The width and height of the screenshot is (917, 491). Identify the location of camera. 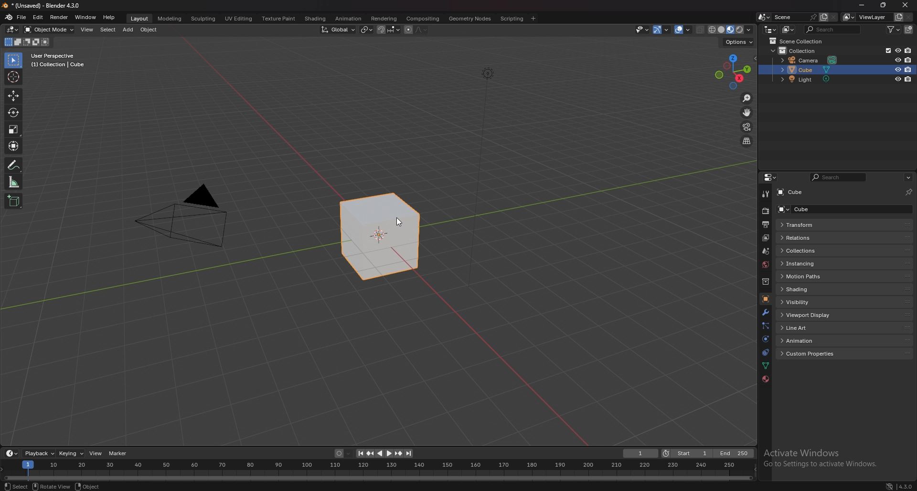
(808, 60).